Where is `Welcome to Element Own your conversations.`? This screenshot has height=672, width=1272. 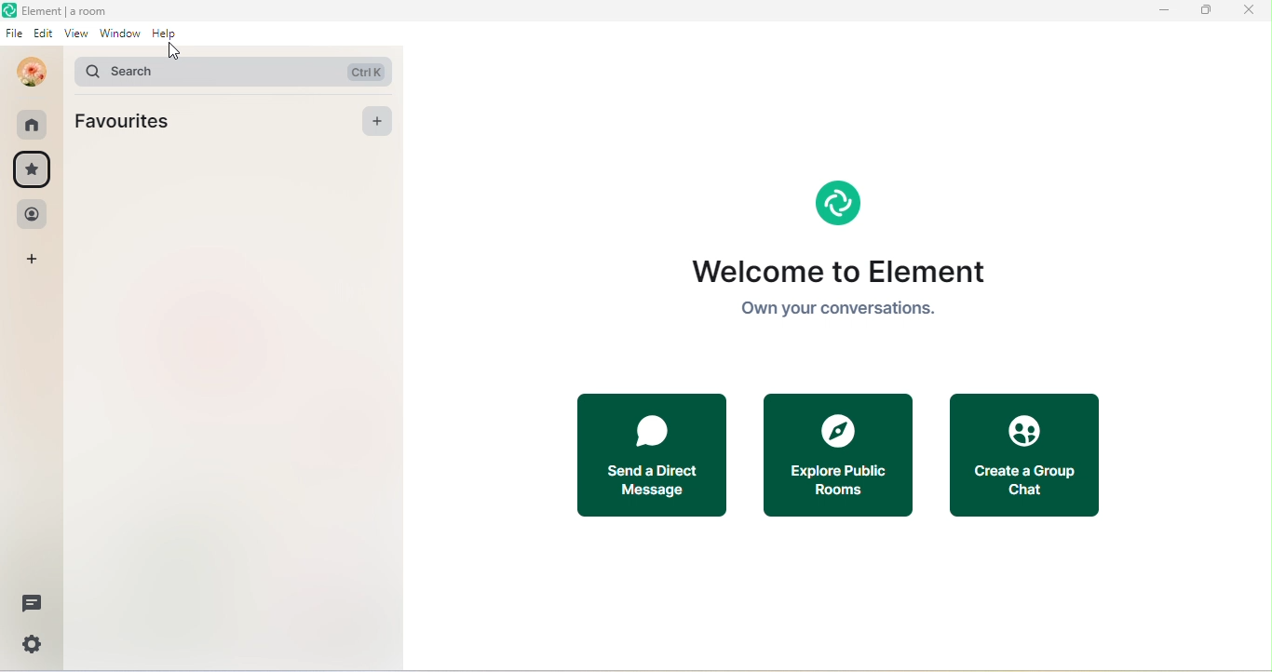
Welcome to Element Own your conversations. is located at coordinates (835, 259).